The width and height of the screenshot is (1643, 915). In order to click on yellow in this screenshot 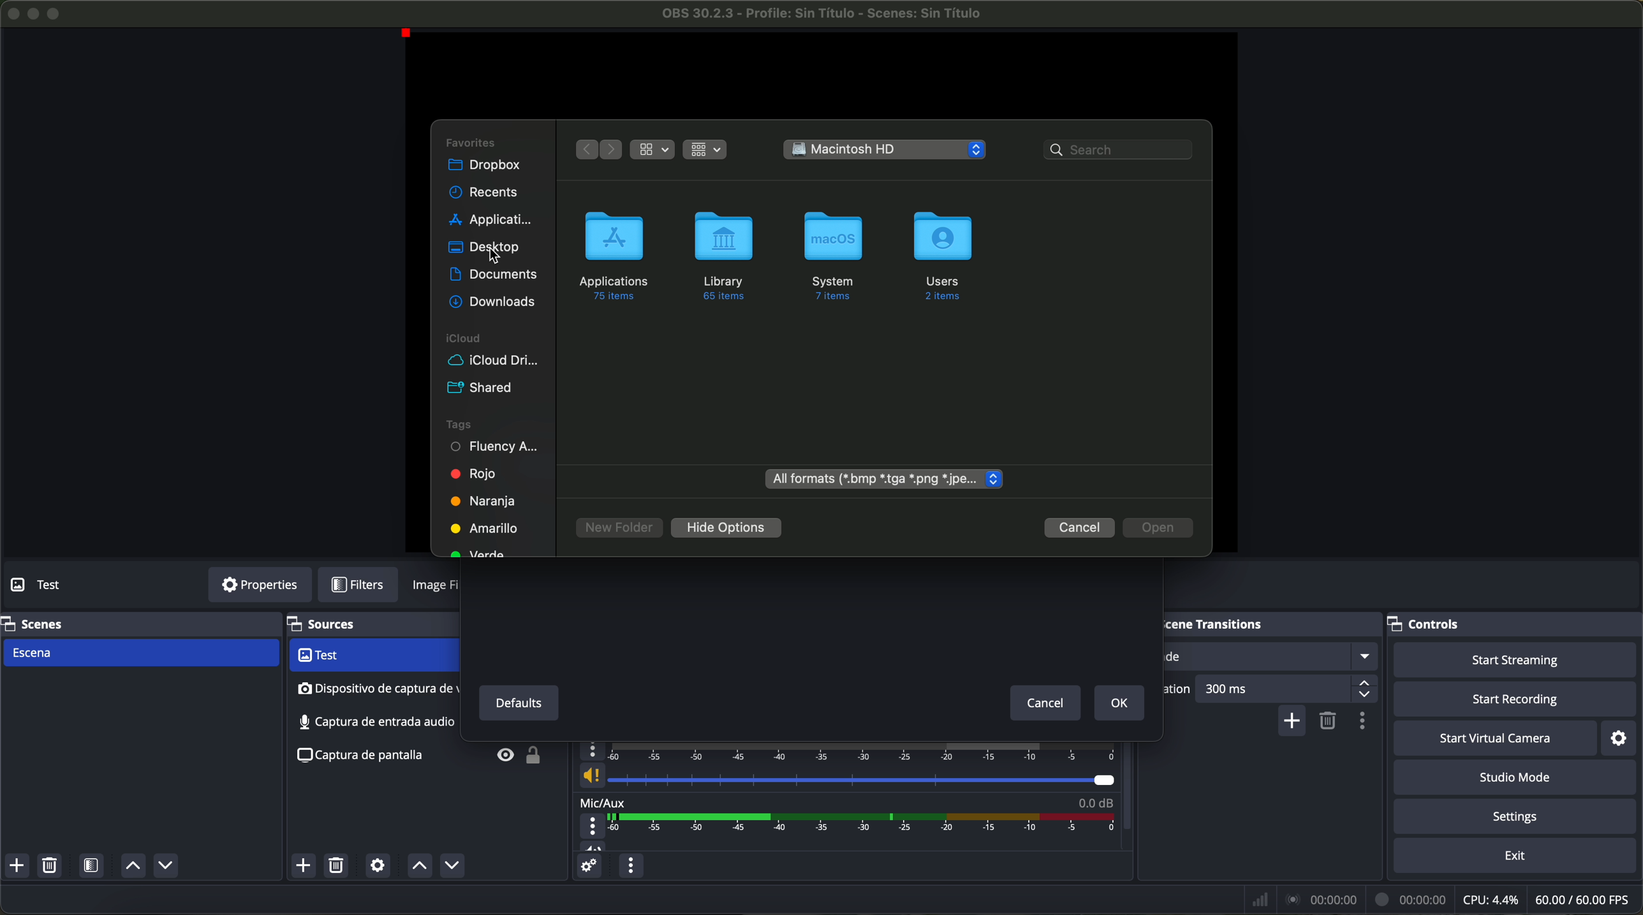, I will do `click(482, 527)`.